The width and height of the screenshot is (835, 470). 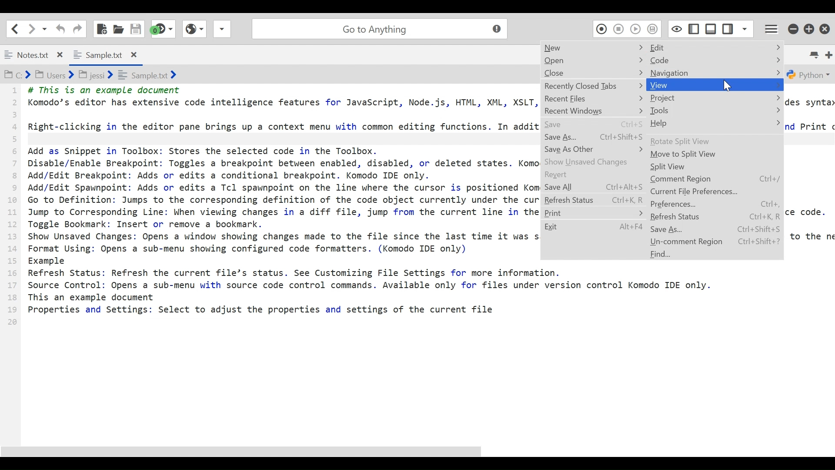 I want to click on Application menu, so click(x=772, y=29).